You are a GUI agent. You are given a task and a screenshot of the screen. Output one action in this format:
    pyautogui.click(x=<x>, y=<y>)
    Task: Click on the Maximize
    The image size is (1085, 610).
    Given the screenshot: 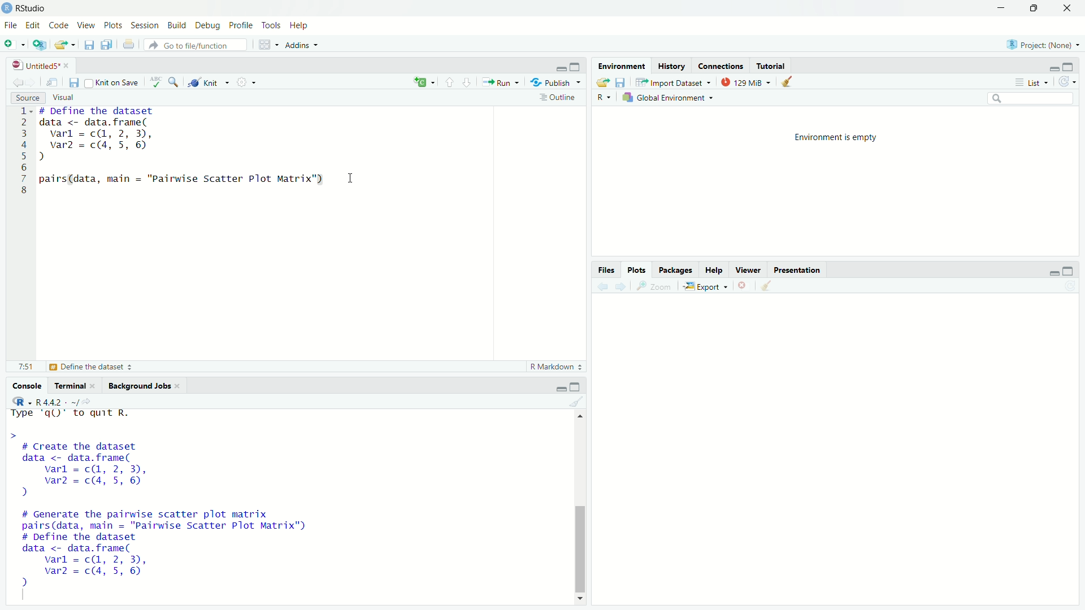 What is the action you would take?
    pyautogui.click(x=577, y=386)
    